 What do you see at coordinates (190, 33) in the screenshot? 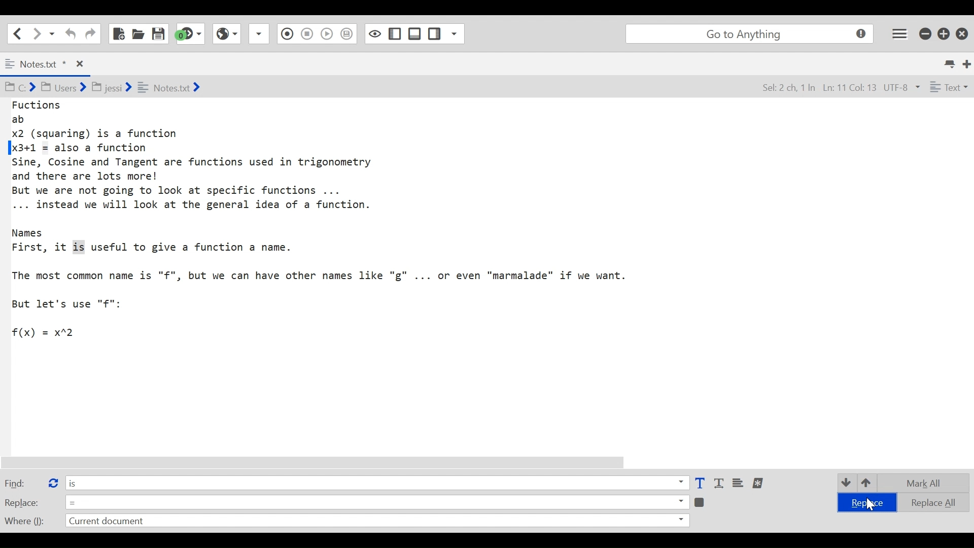
I see `Jump to next syntax checking result` at bounding box center [190, 33].